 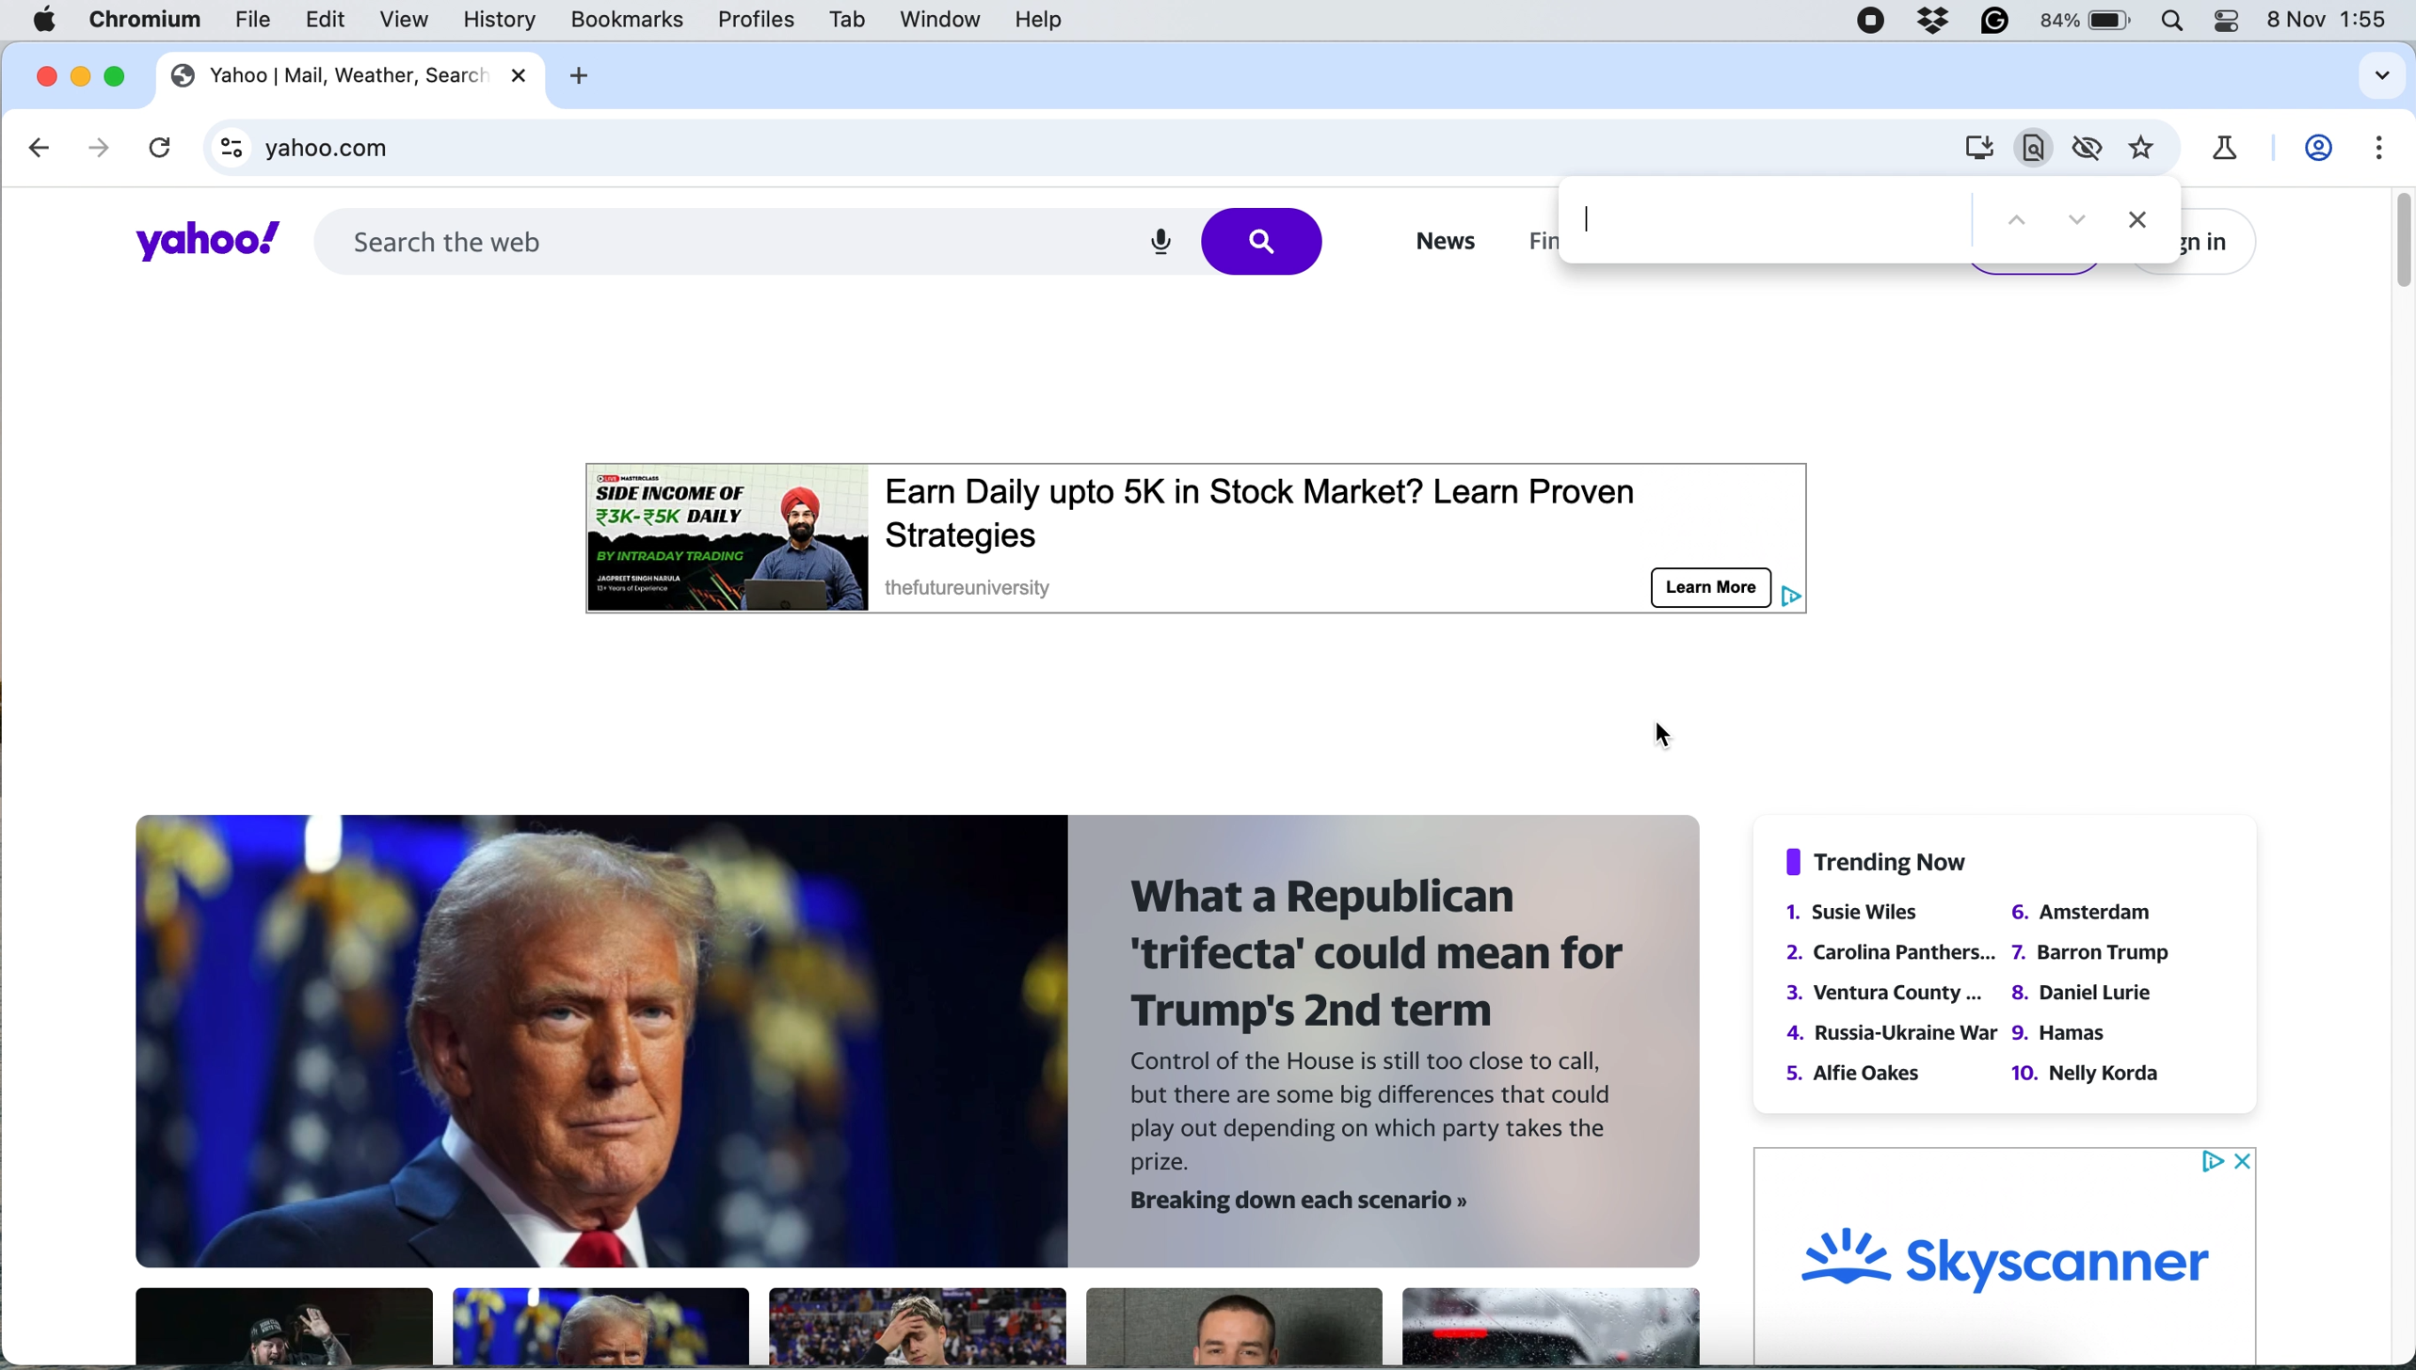 What do you see at coordinates (2062, 1035) in the screenshot?
I see `Hamas` at bounding box center [2062, 1035].